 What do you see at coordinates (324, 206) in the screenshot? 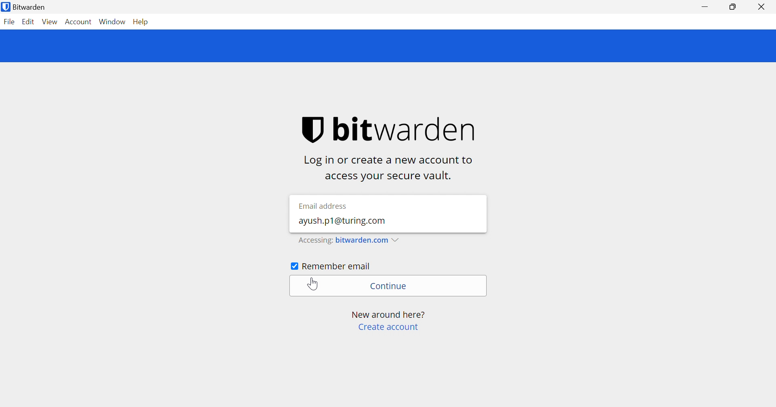
I see `Email address` at bounding box center [324, 206].